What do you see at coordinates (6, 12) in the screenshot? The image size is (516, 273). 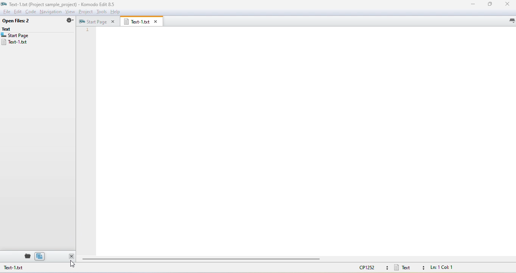 I see `file` at bounding box center [6, 12].